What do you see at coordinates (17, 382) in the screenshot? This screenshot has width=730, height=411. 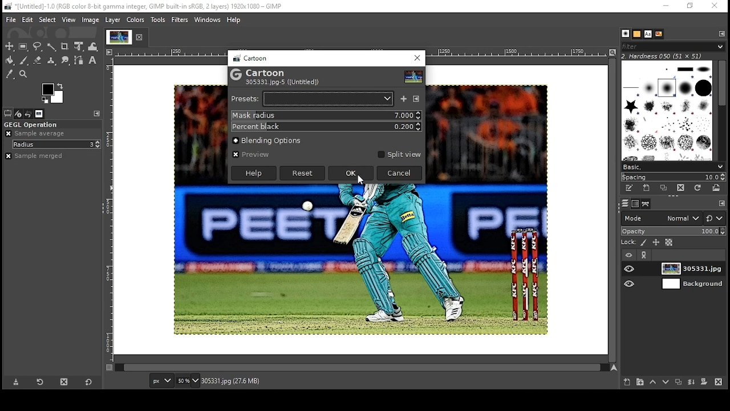 I see `save tool preset` at bounding box center [17, 382].